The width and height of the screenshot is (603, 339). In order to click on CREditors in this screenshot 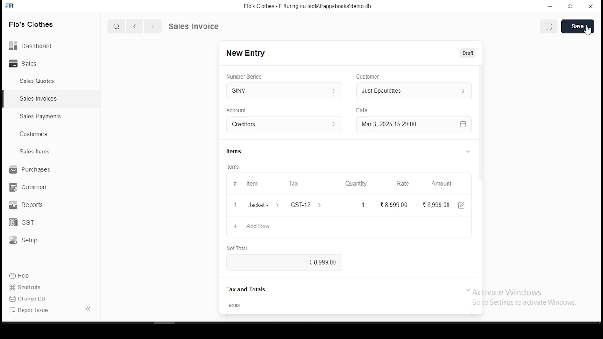, I will do `click(285, 123)`.